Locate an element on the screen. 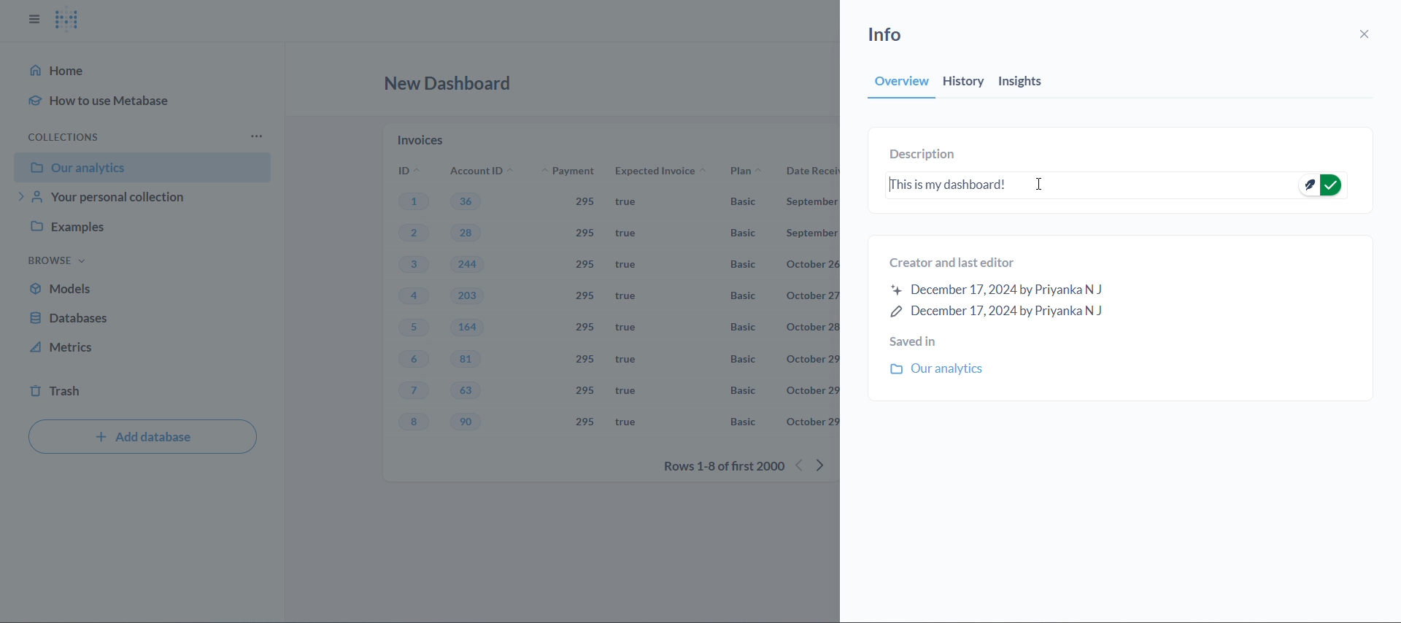 The image size is (1401, 623). 203 is located at coordinates (470, 297).